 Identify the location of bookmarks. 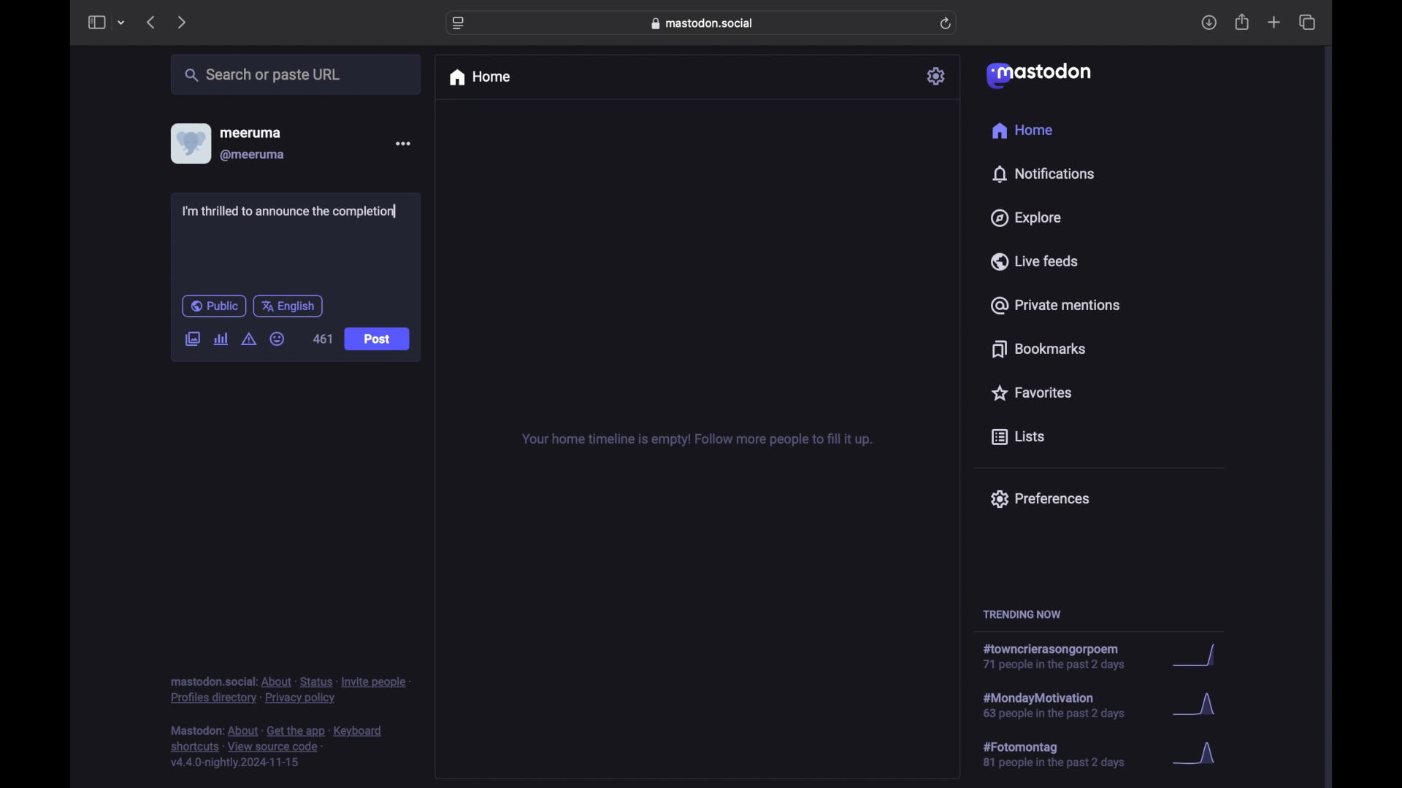
(1041, 349).